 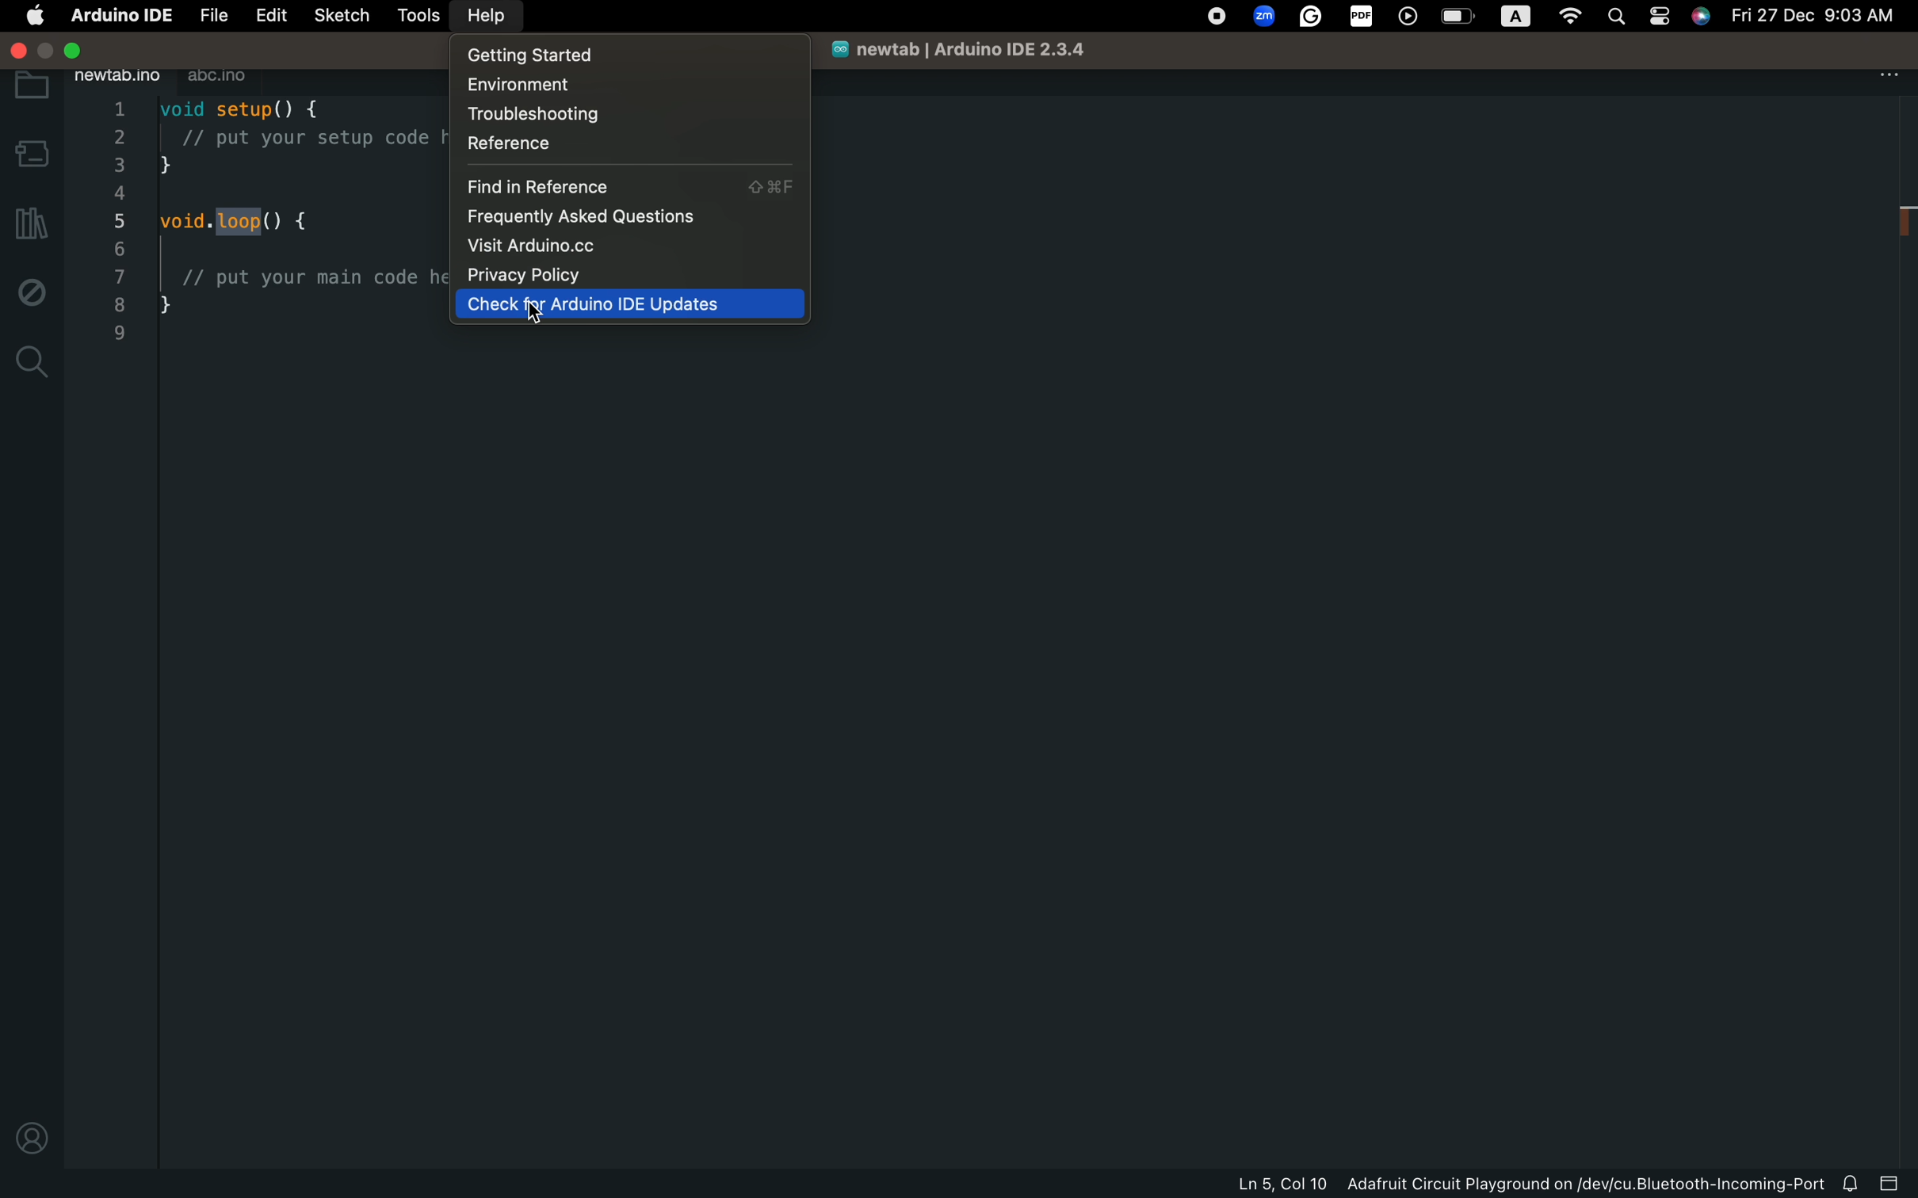 What do you see at coordinates (32, 86) in the screenshot?
I see `folder` at bounding box center [32, 86].